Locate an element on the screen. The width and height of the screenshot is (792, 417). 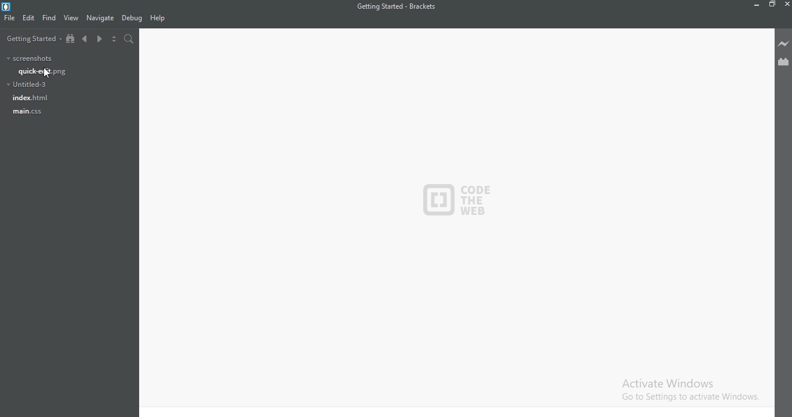
file is located at coordinates (10, 19).